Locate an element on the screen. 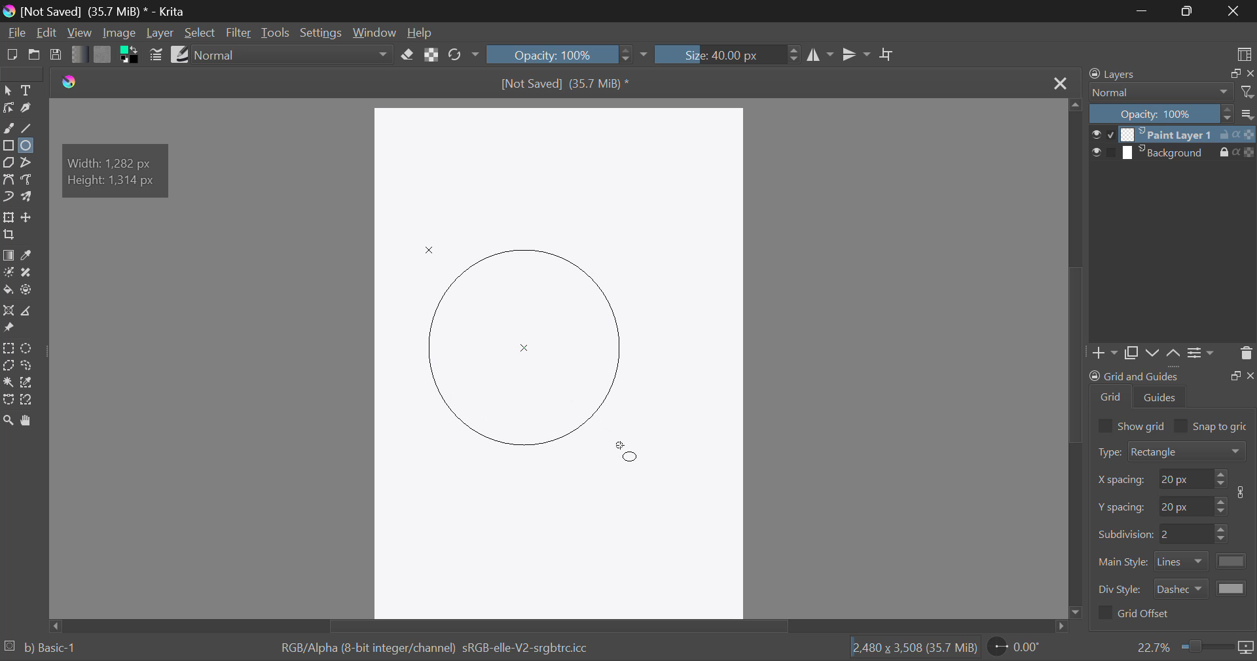 This screenshot has width=1257, height=661. Layers Docker Tab is located at coordinates (1168, 75).